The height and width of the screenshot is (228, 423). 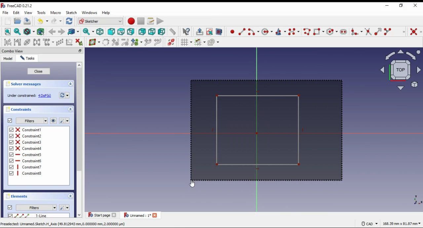 I want to click on checkbox, so click(x=10, y=216).